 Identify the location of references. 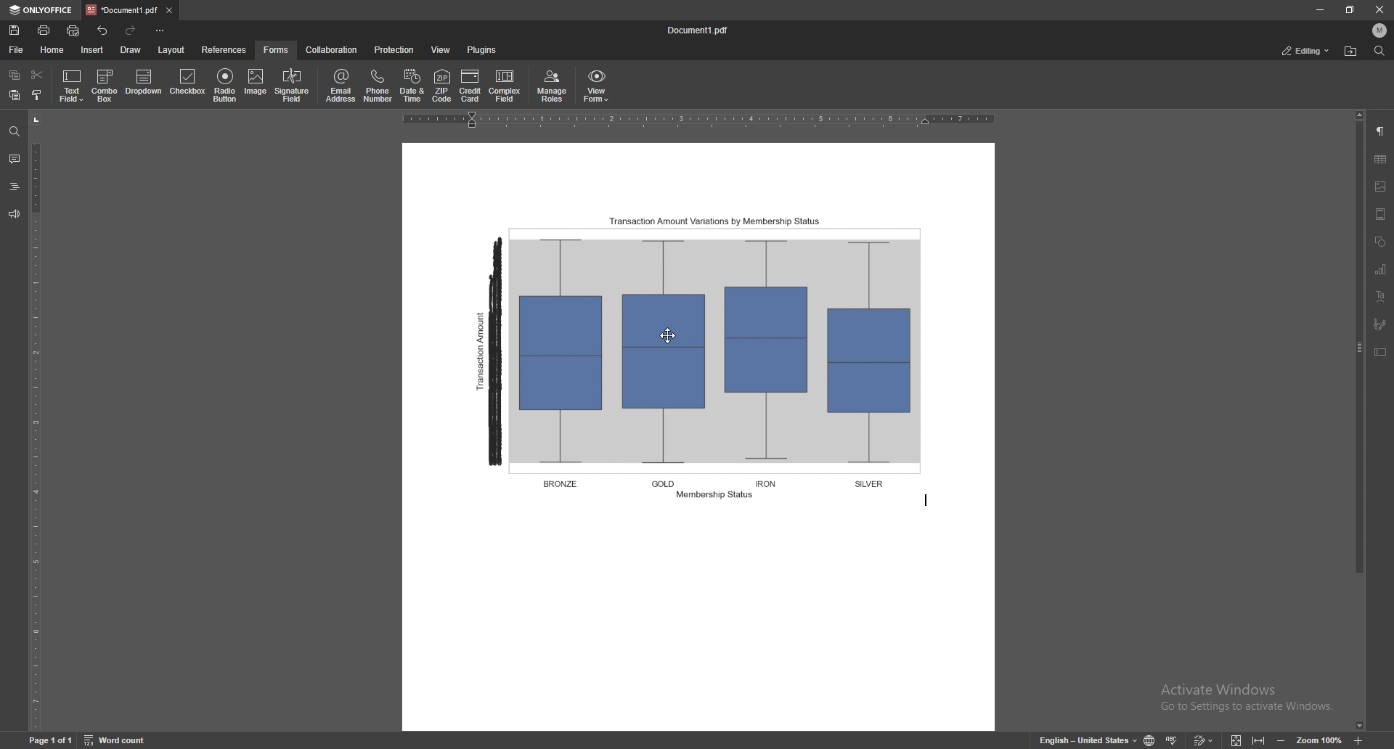
(224, 49).